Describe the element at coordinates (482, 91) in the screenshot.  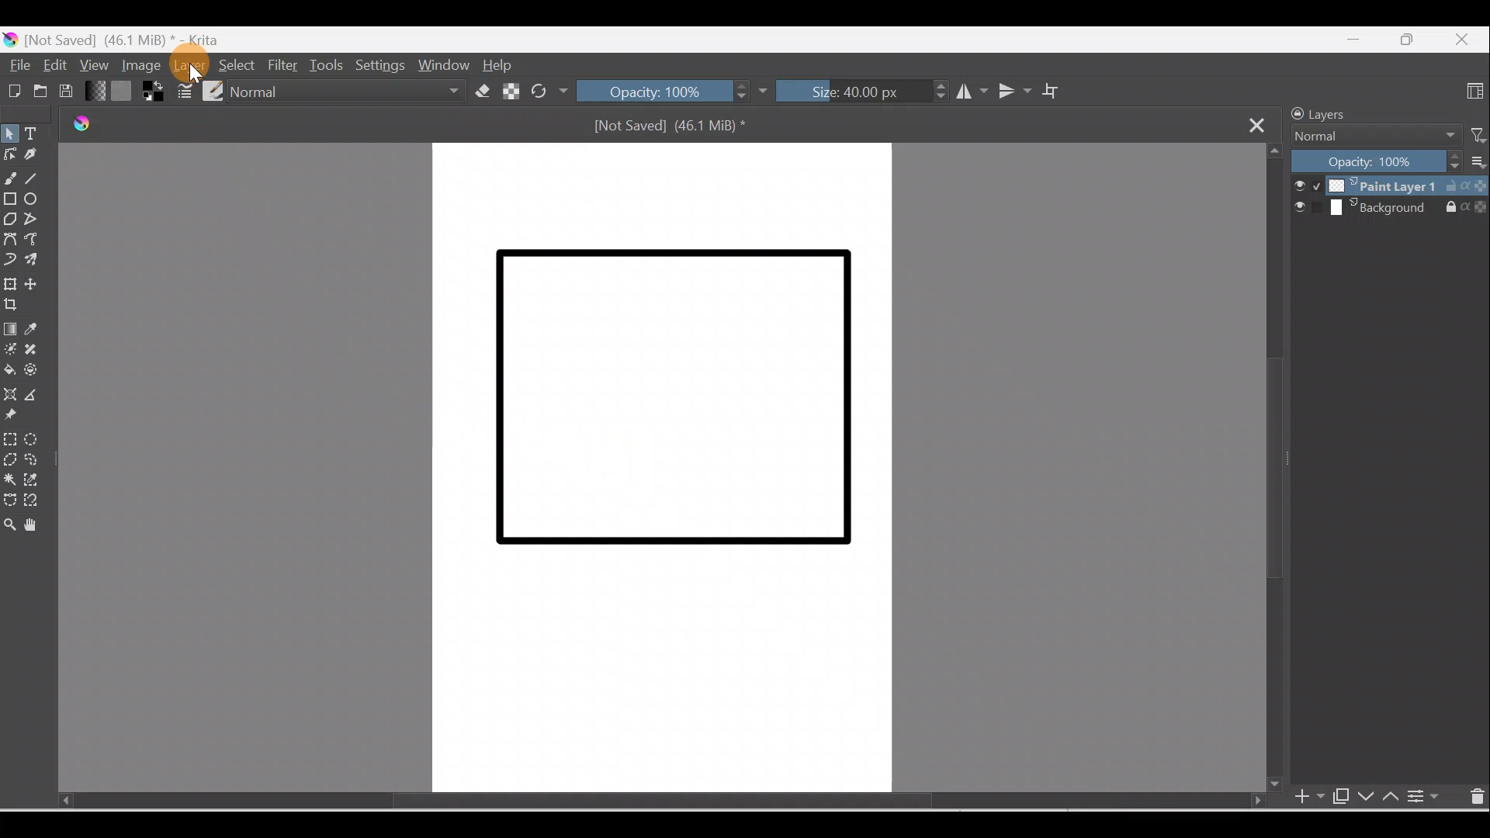
I see `Set eraser mode` at that location.